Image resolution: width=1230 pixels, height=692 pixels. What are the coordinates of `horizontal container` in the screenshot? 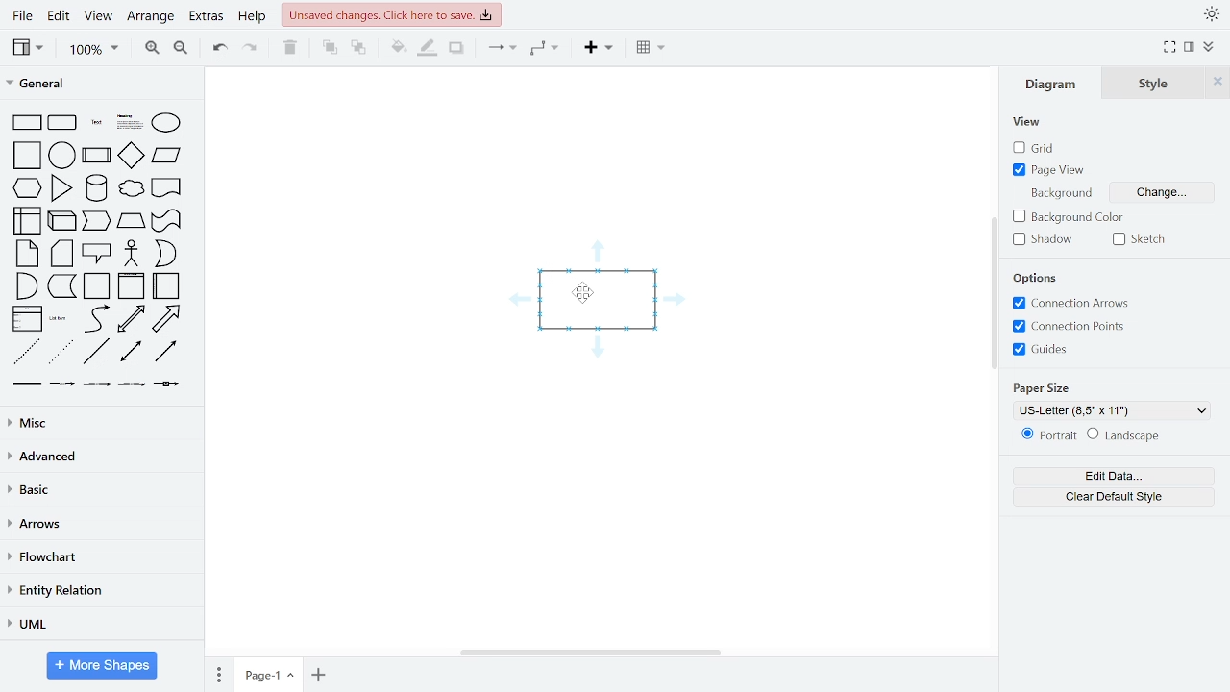 It's located at (167, 286).